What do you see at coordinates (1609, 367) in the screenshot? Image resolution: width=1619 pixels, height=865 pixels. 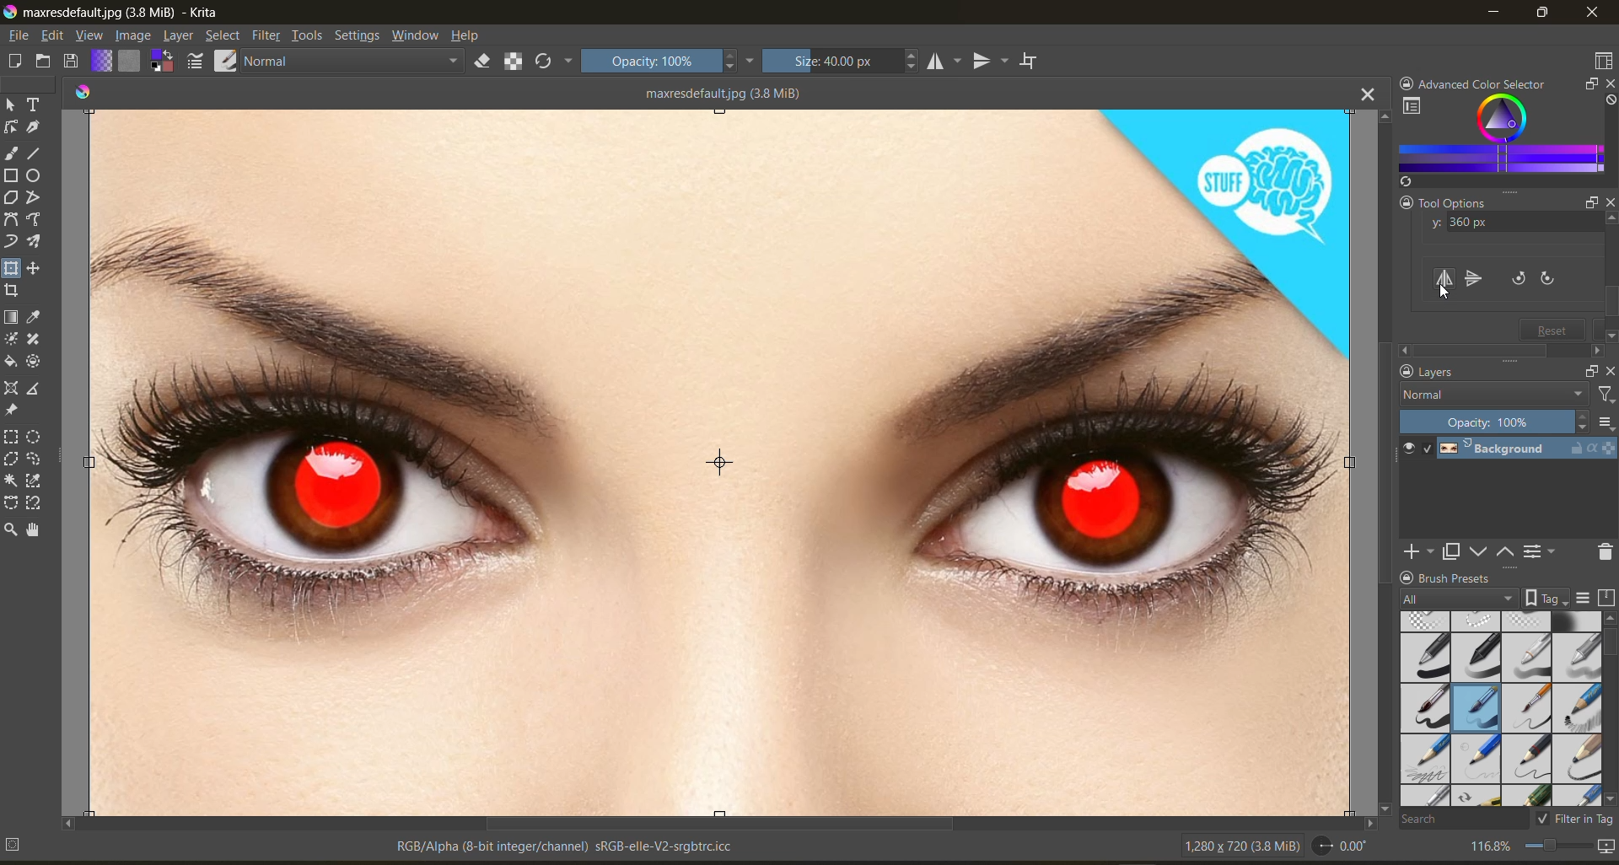 I see `close` at bounding box center [1609, 367].